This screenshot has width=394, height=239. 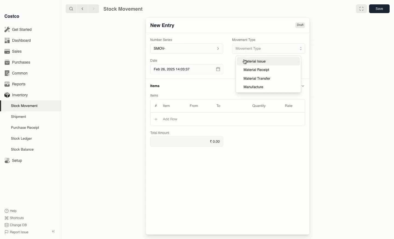 I want to click on Shipment, so click(x=19, y=117).